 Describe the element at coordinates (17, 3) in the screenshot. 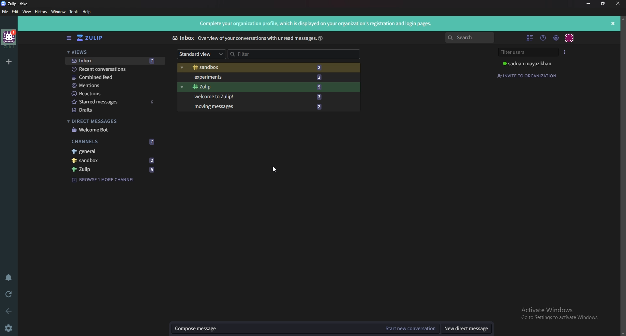

I see `Zulip-fake` at that location.